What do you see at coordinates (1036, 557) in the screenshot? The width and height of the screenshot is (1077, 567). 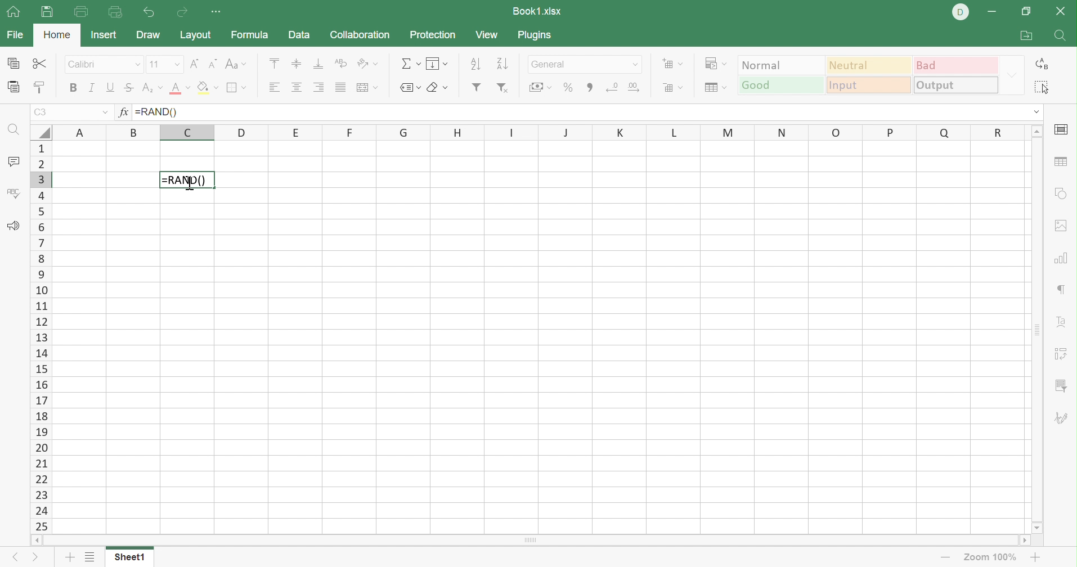 I see `Zoom in` at bounding box center [1036, 557].